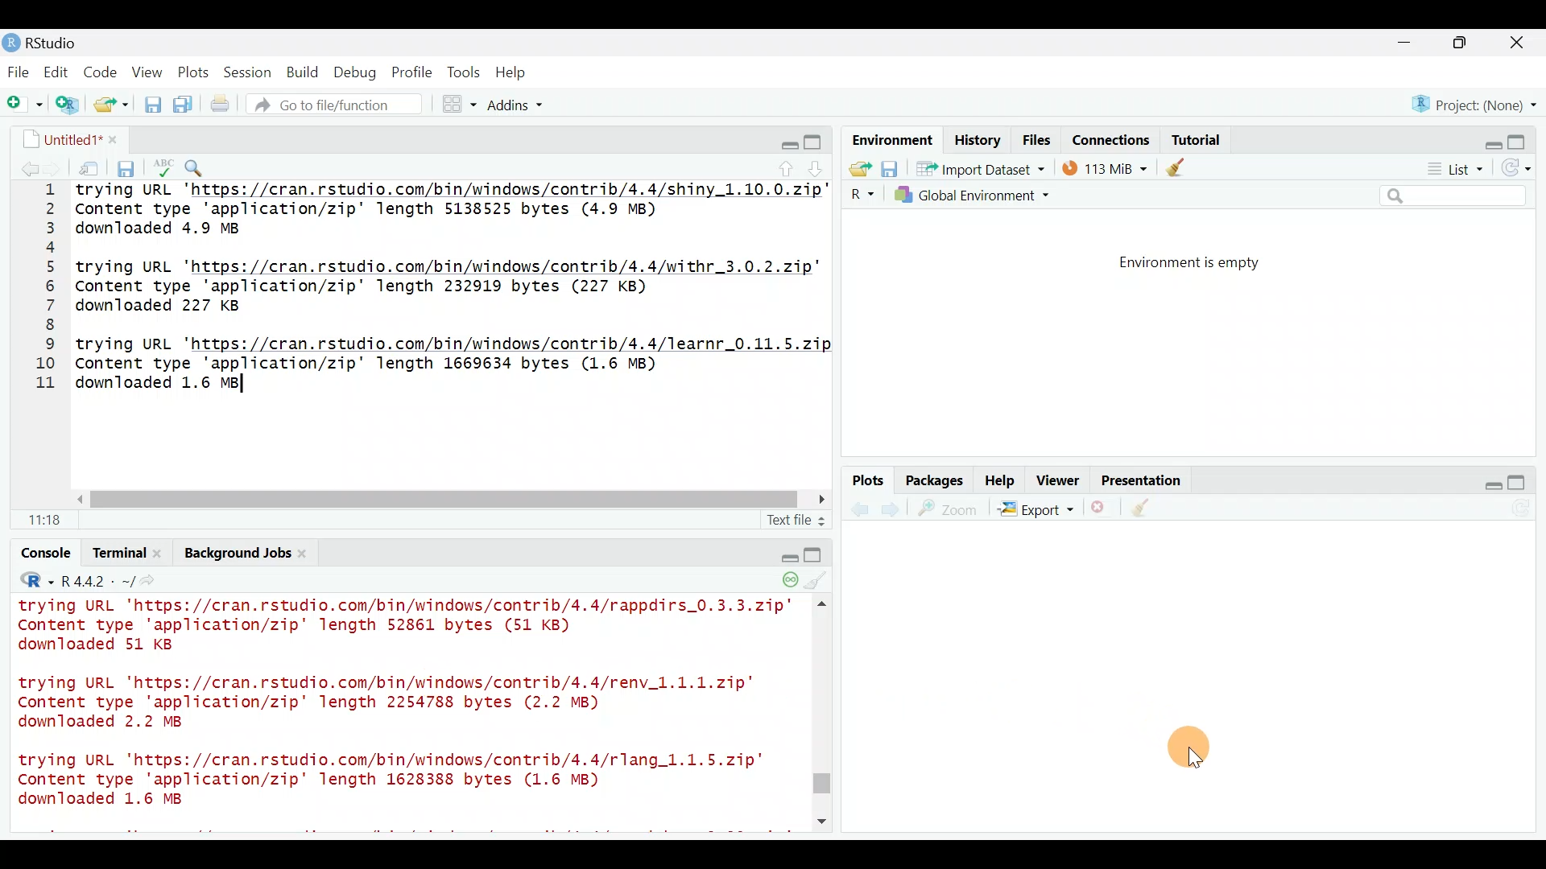 The height and width of the screenshot is (869, 1546). Describe the element at coordinates (782, 555) in the screenshot. I see `restore down` at that location.